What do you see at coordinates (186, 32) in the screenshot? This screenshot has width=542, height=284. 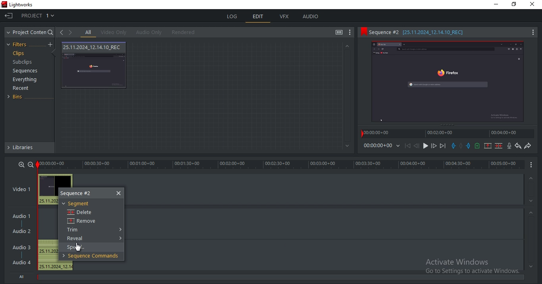 I see `rendered ` at bounding box center [186, 32].